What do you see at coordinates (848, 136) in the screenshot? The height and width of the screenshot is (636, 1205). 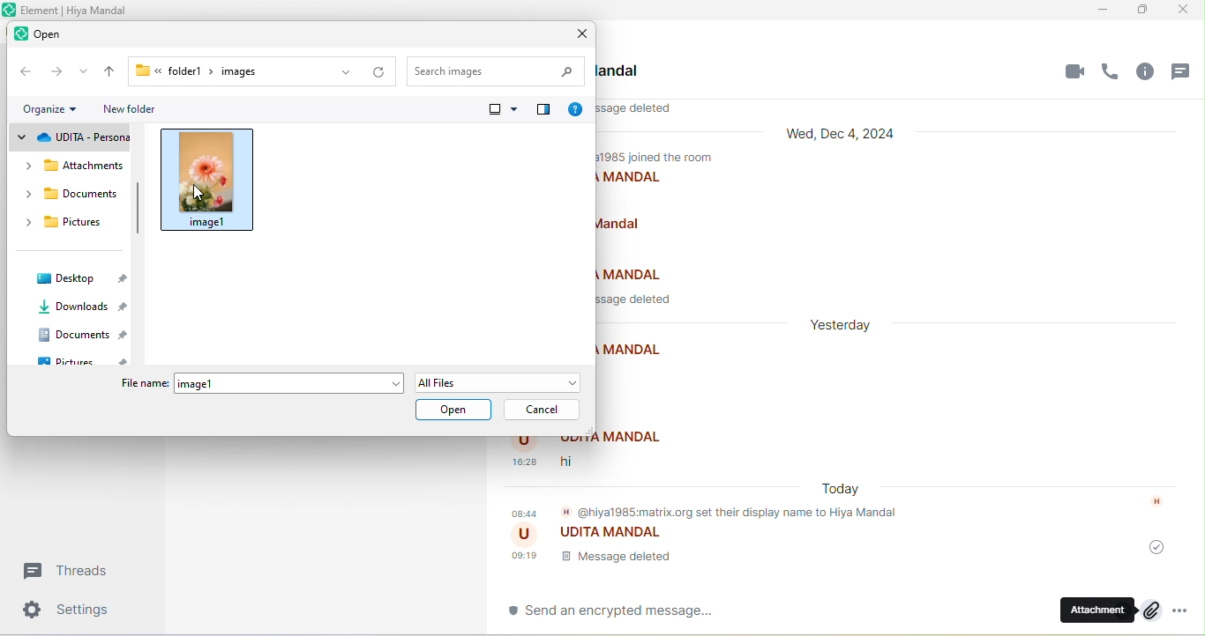 I see `wed, dec 4,2024` at bounding box center [848, 136].